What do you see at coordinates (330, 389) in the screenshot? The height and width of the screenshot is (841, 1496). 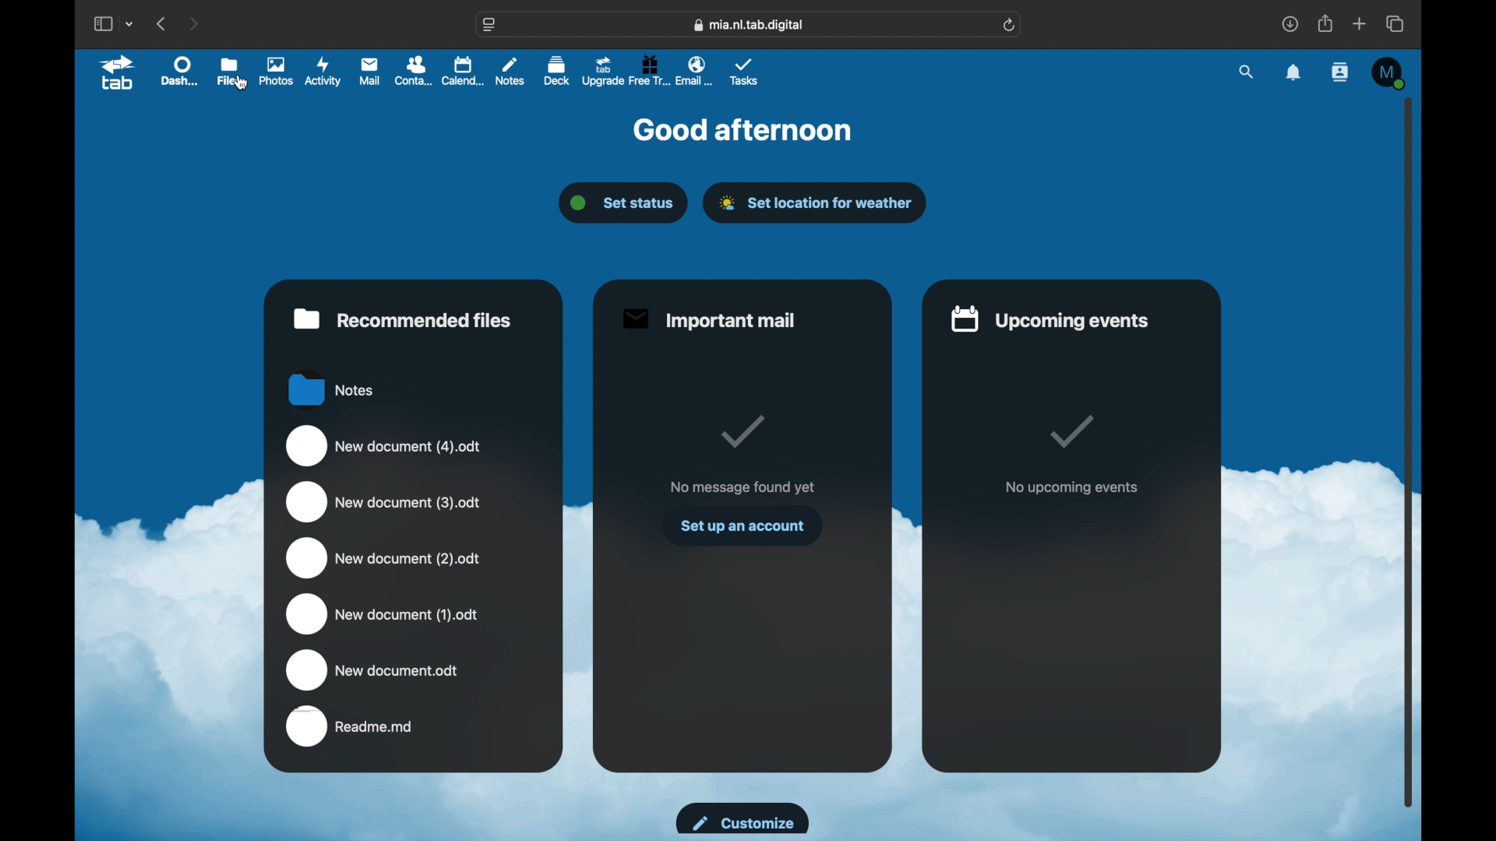 I see `notes` at bounding box center [330, 389].